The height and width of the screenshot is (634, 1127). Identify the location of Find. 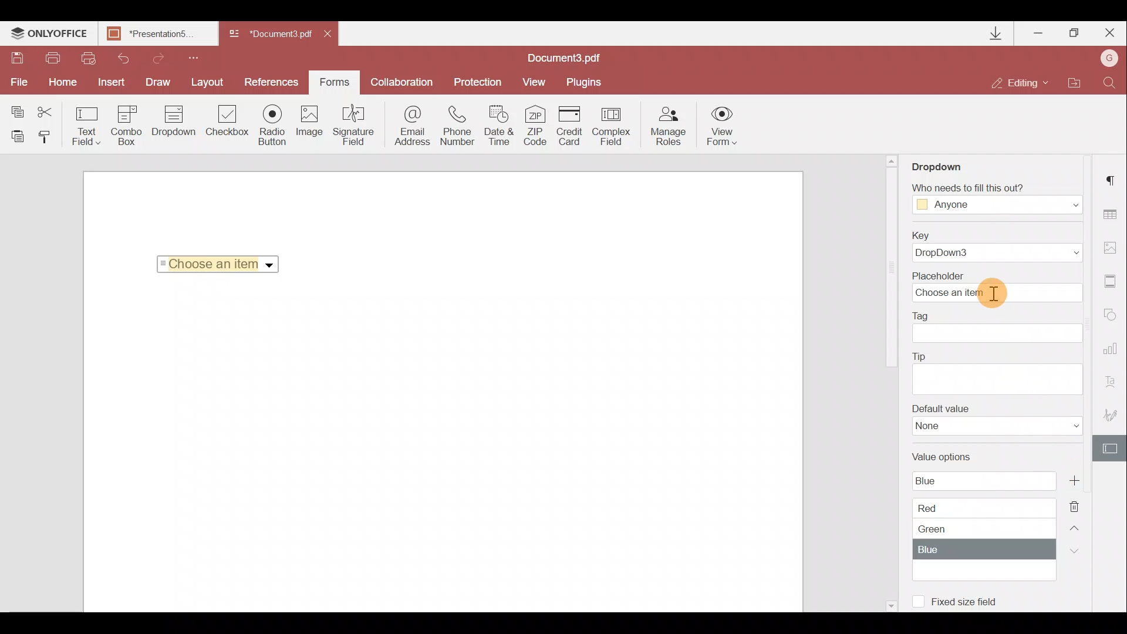
(1112, 82).